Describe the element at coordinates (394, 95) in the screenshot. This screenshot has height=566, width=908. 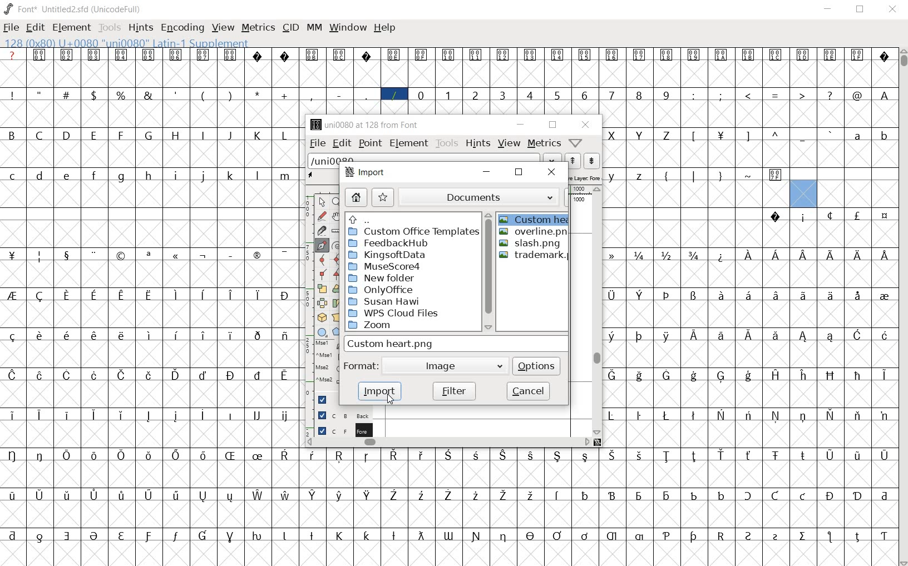
I see `glyph` at that location.